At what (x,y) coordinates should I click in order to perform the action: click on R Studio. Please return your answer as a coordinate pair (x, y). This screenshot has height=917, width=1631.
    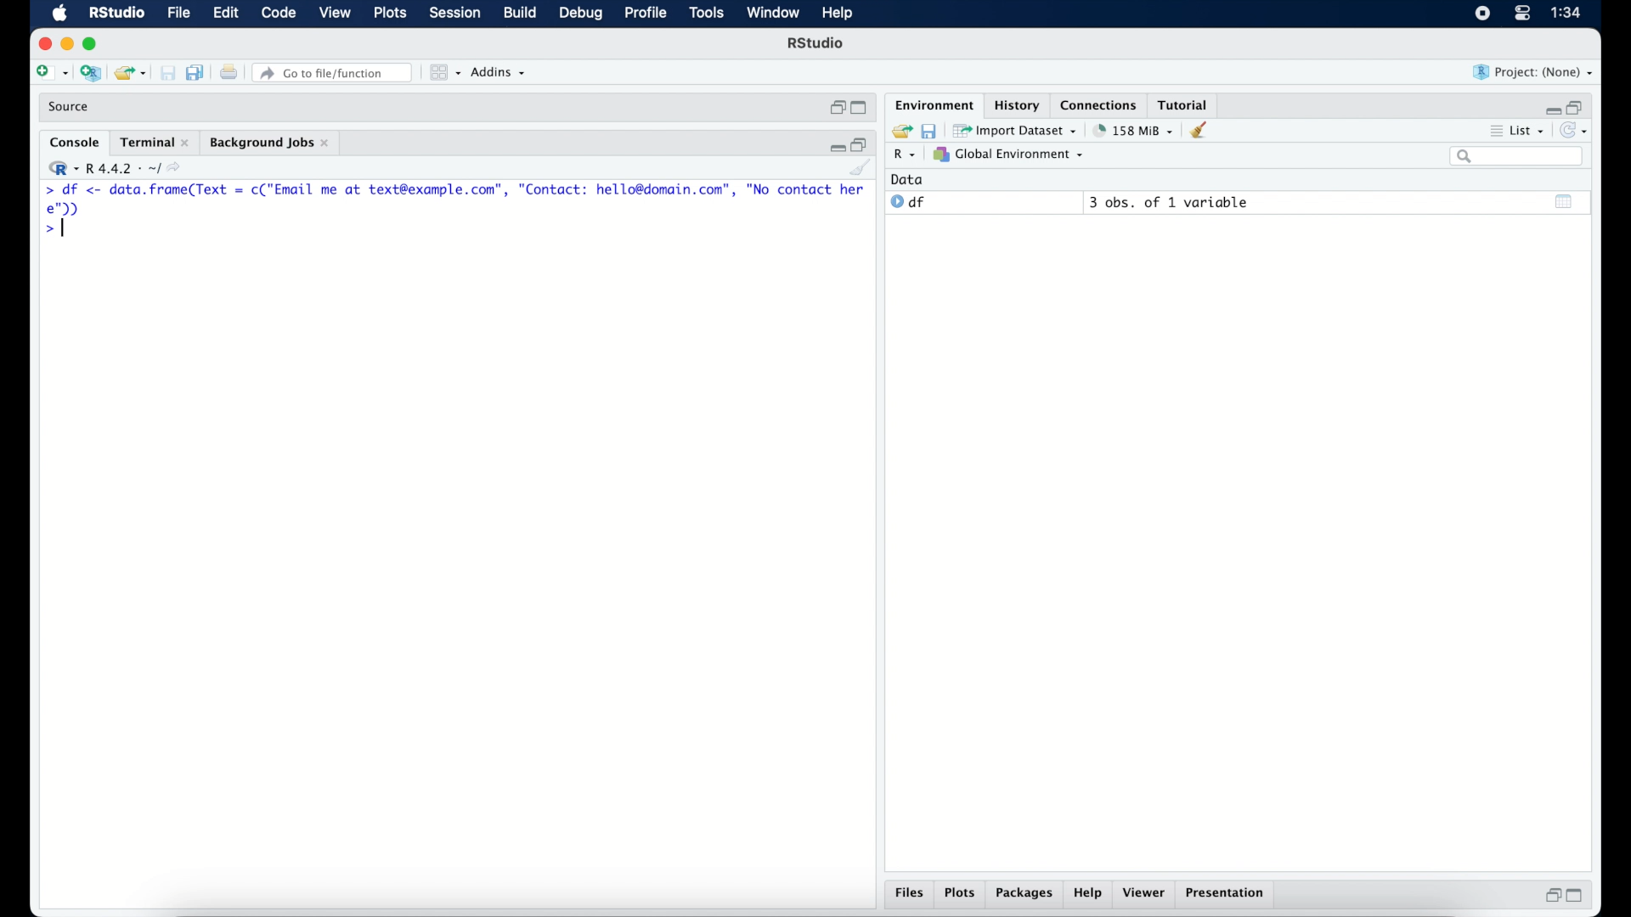
    Looking at the image, I should click on (817, 45).